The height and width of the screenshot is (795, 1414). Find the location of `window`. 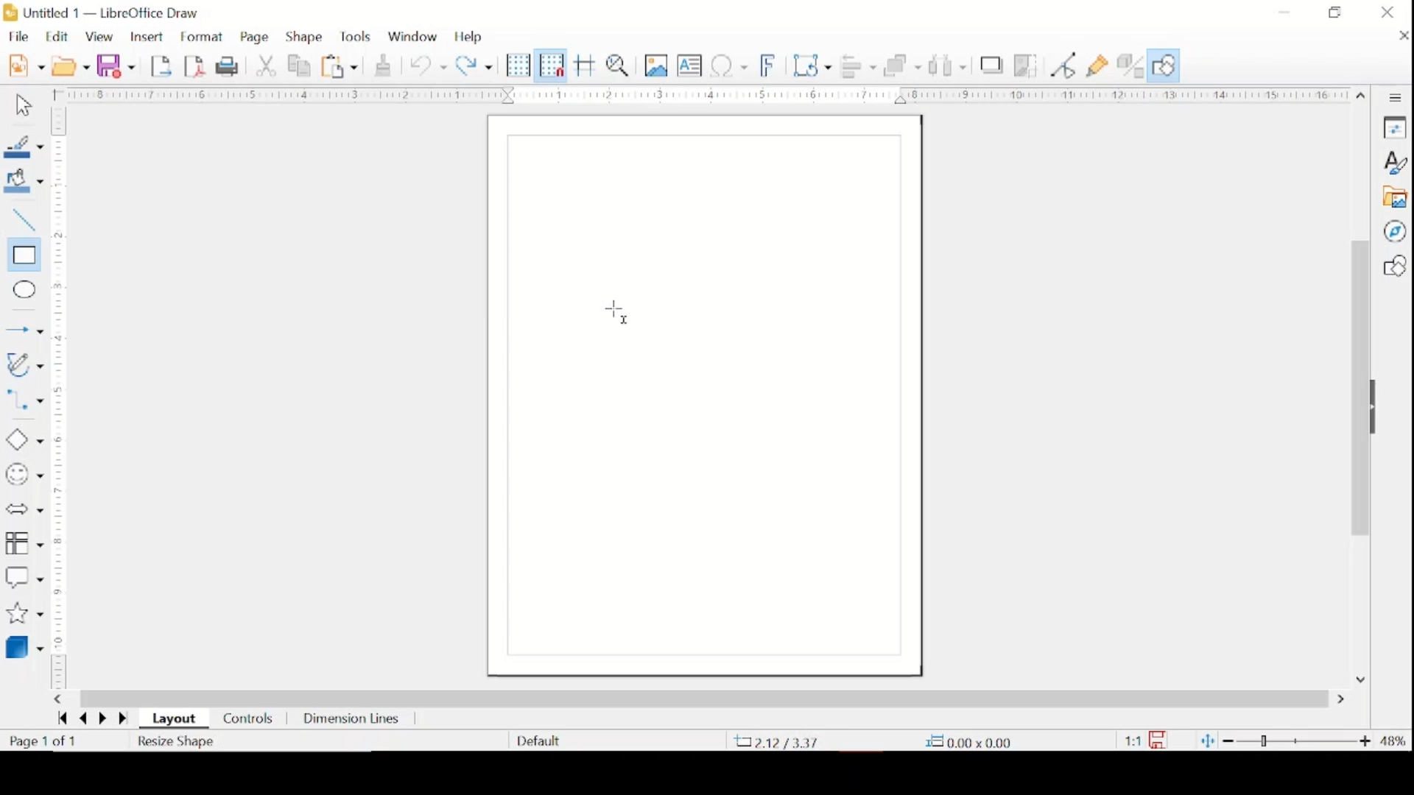

window is located at coordinates (412, 35).